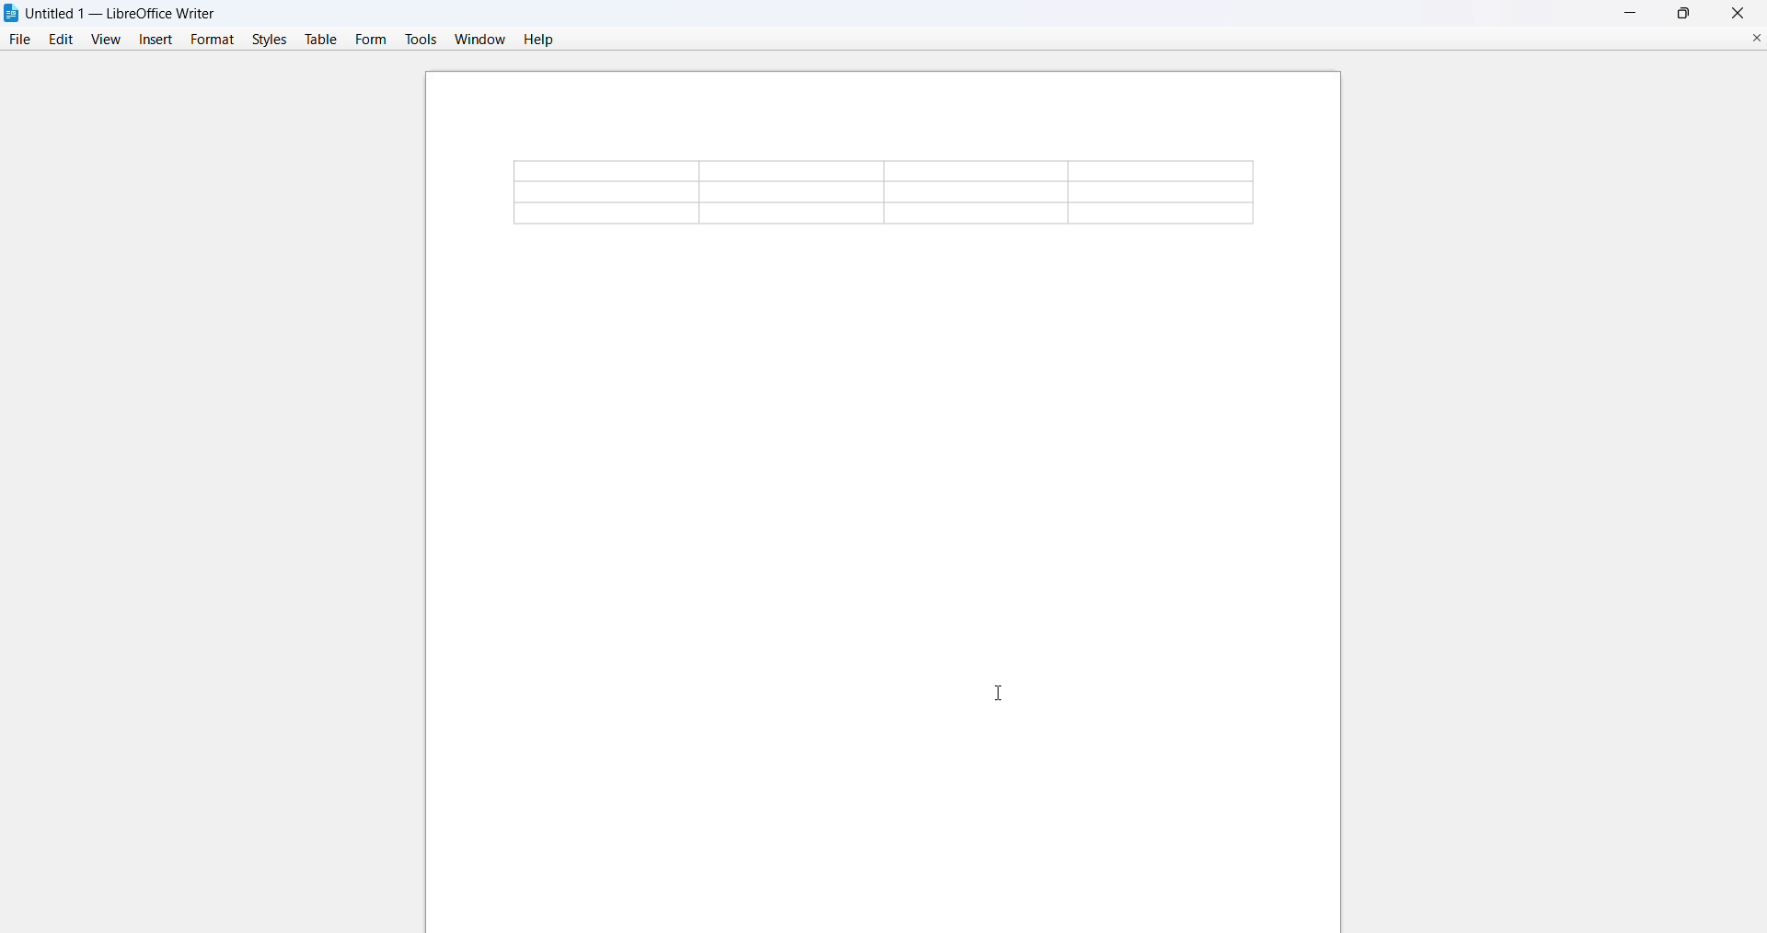 This screenshot has width=1767, height=933. I want to click on styles, so click(267, 39).